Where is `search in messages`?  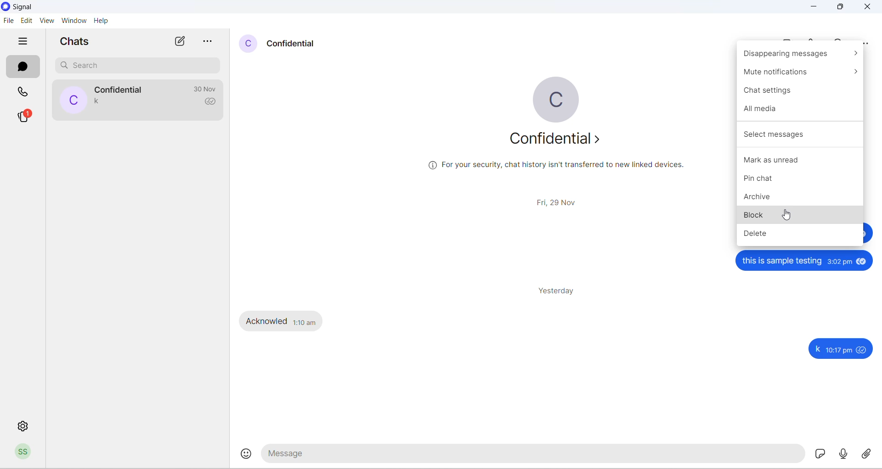 search in messages is located at coordinates (842, 39).